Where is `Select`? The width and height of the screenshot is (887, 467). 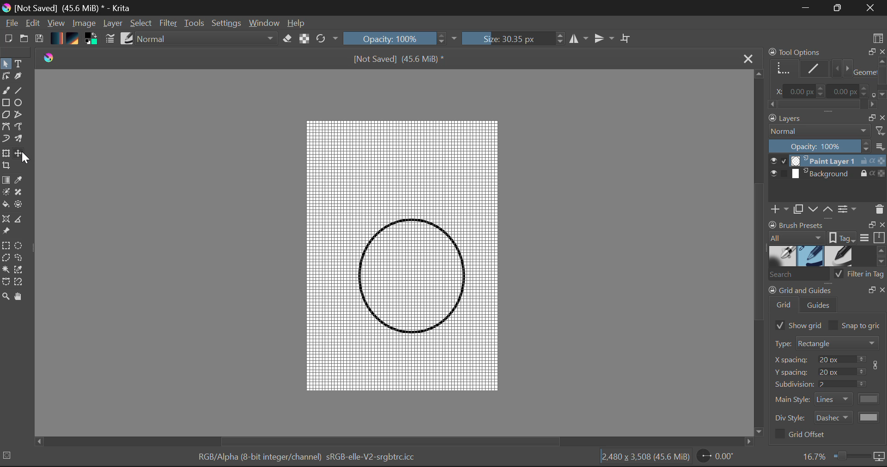 Select is located at coordinates (6, 64).